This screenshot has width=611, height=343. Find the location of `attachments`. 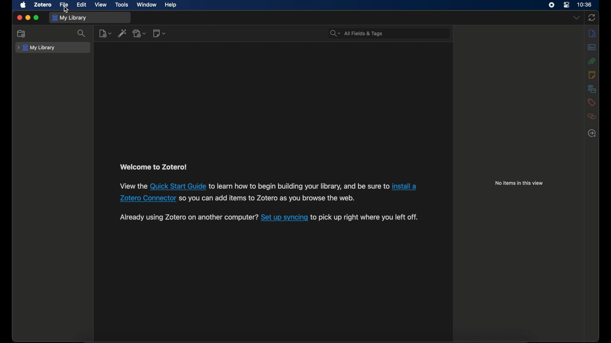

attachments is located at coordinates (592, 61).